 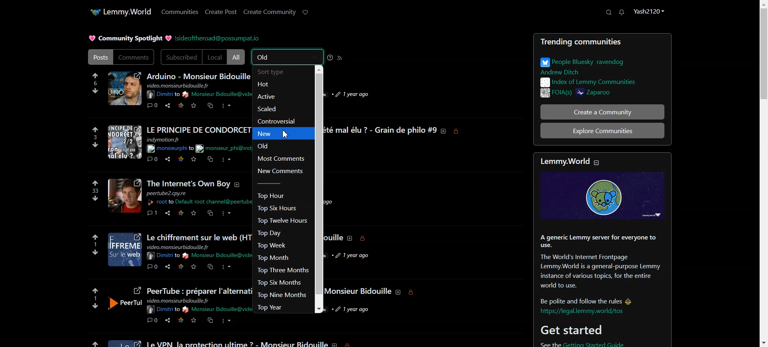 I want to click on New, so click(x=281, y=134).